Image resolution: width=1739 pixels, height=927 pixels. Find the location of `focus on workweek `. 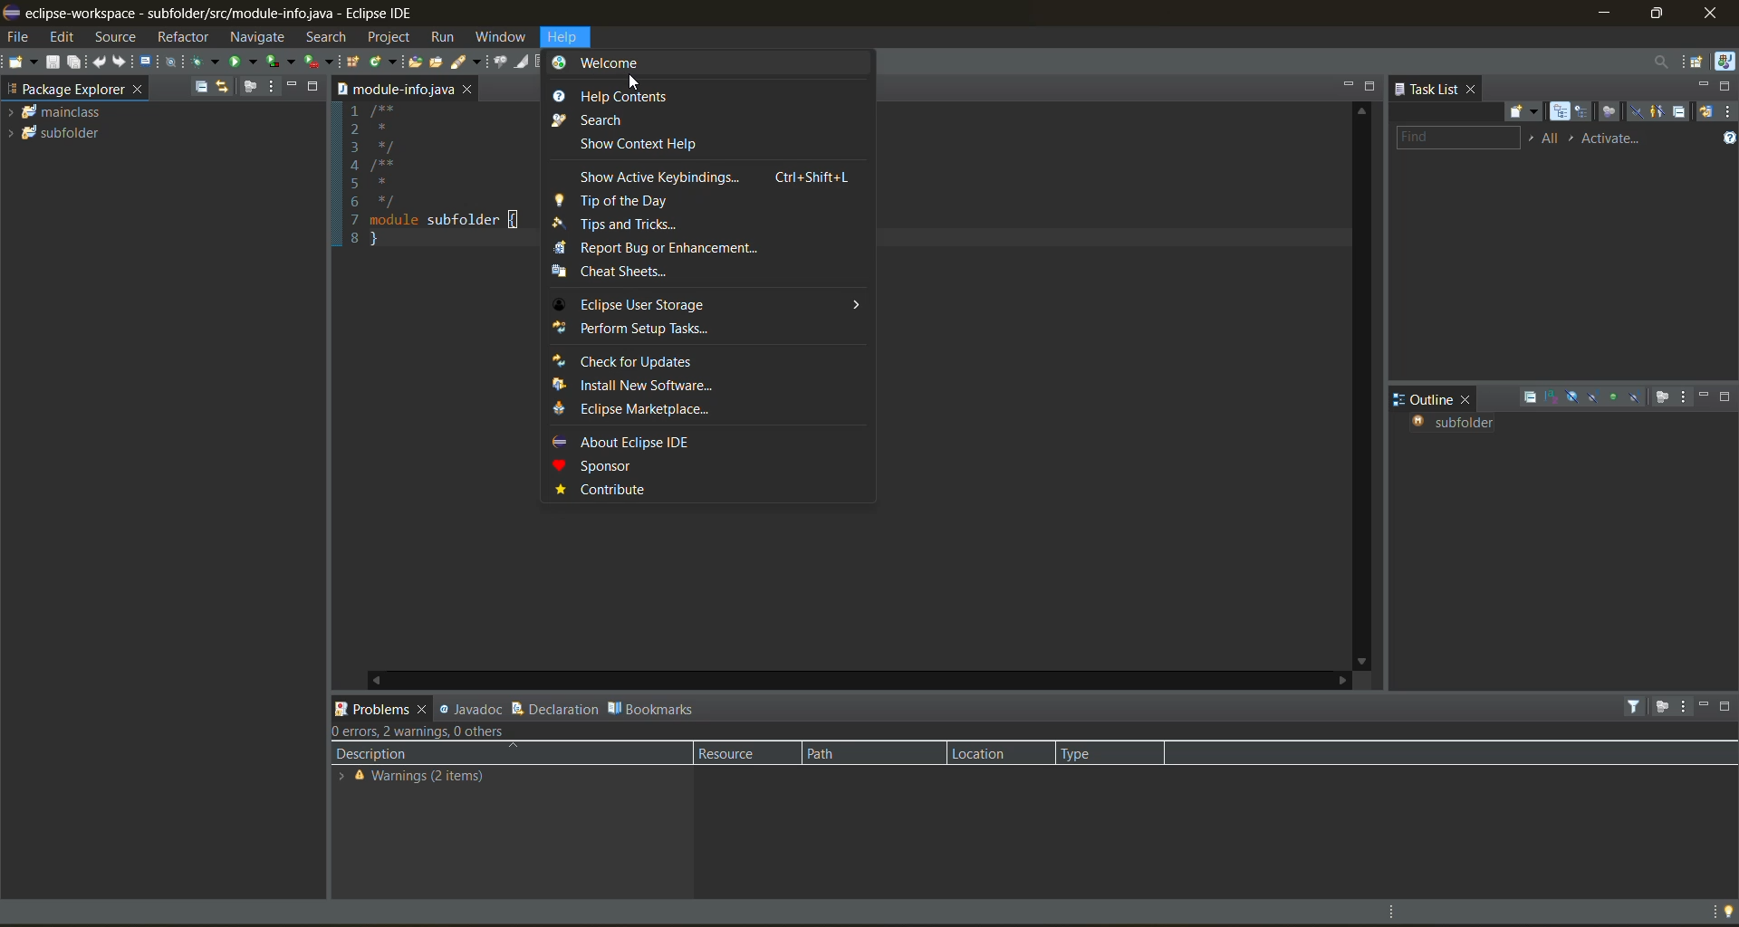

focus on workweek  is located at coordinates (1611, 111).